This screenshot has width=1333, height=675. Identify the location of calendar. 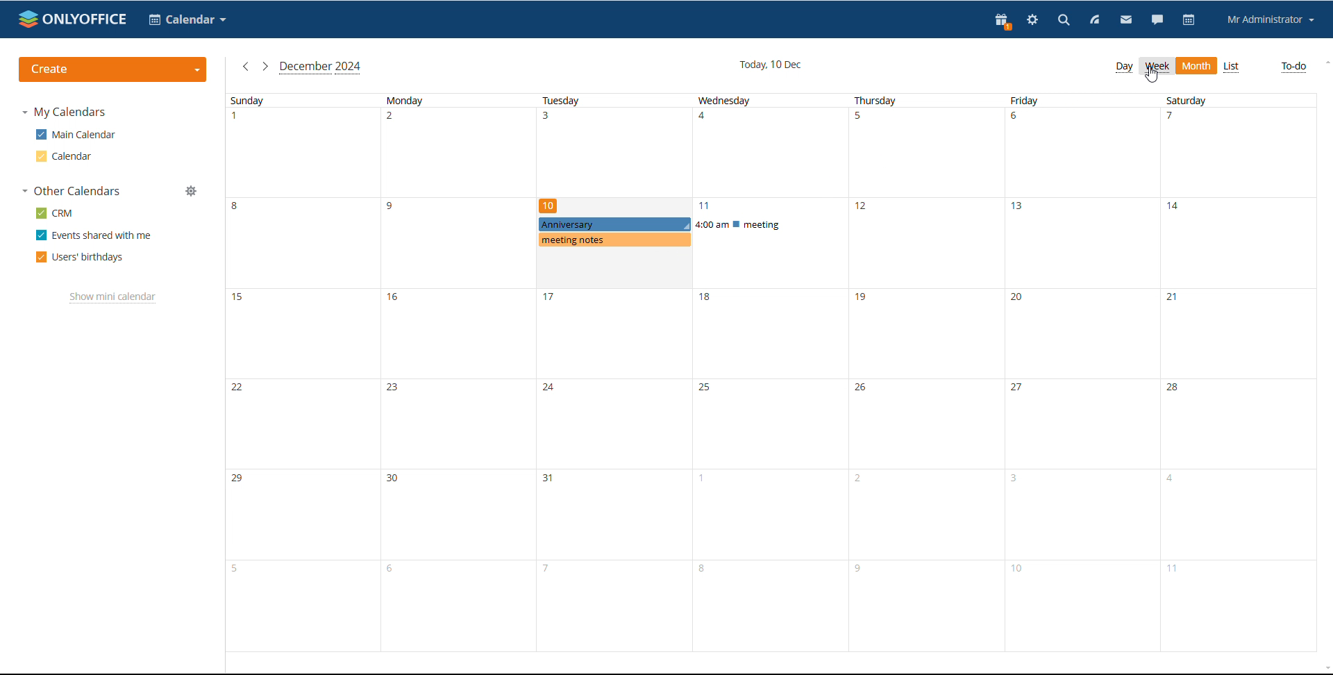
(63, 156).